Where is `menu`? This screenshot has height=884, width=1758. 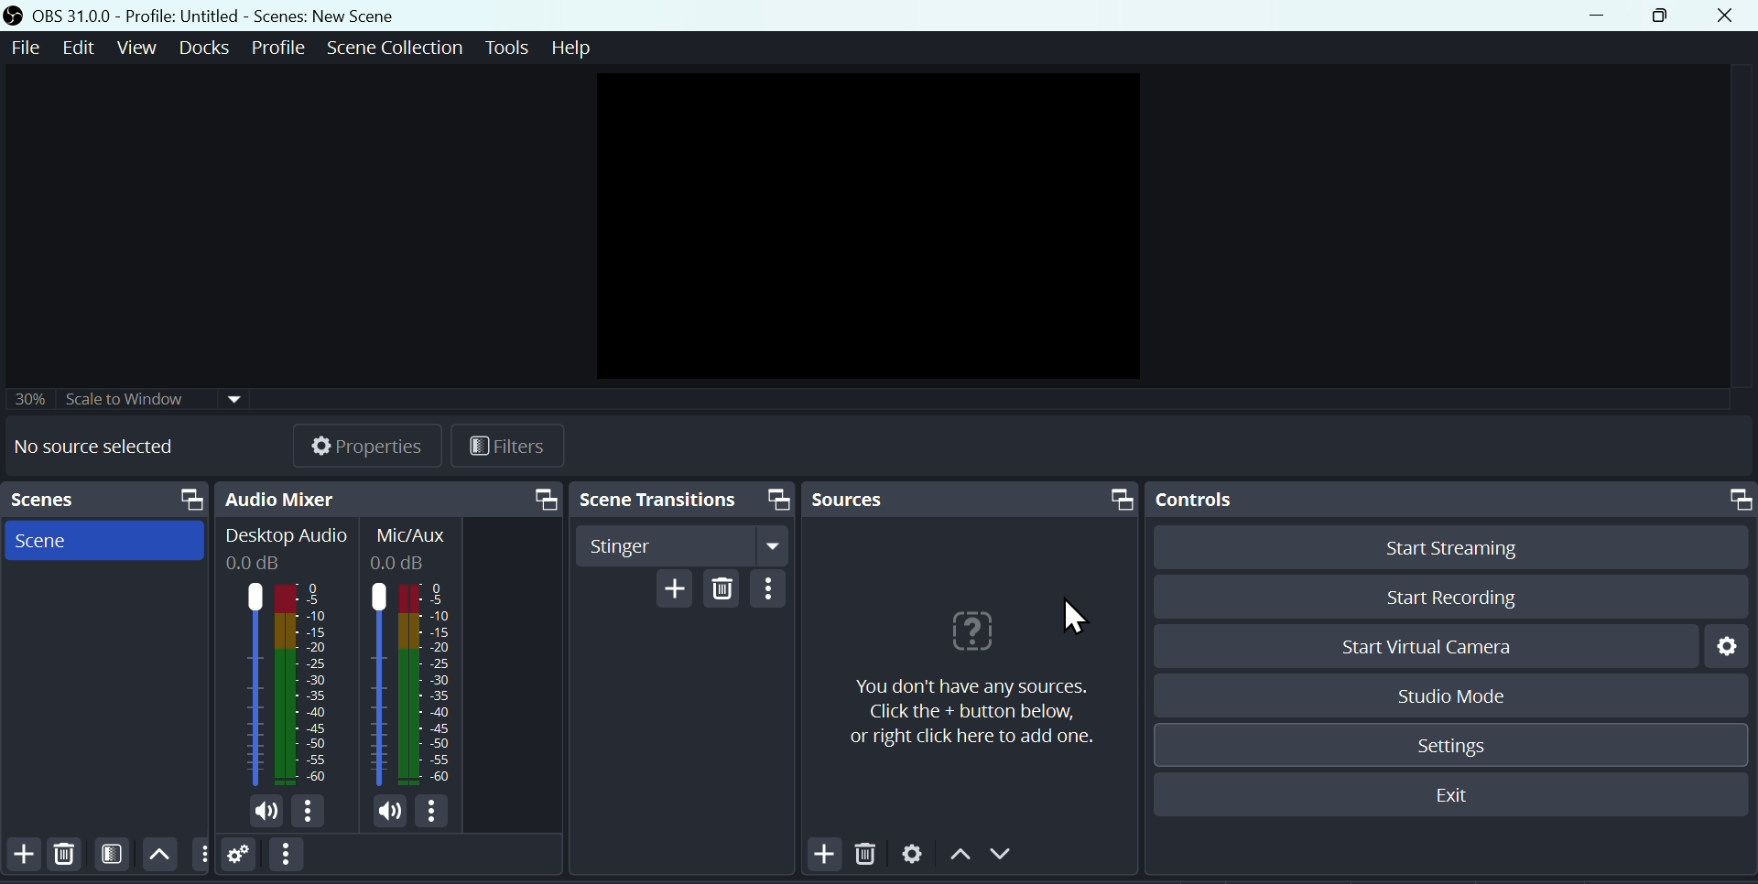
menu is located at coordinates (778, 590).